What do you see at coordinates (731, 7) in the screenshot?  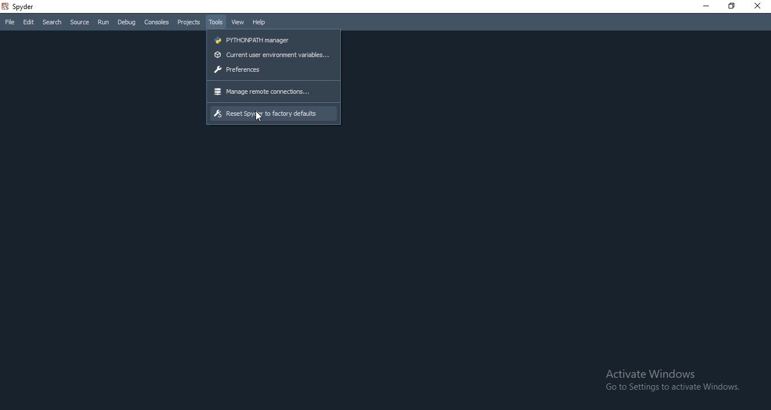 I see `restore` at bounding box center [731, 7].